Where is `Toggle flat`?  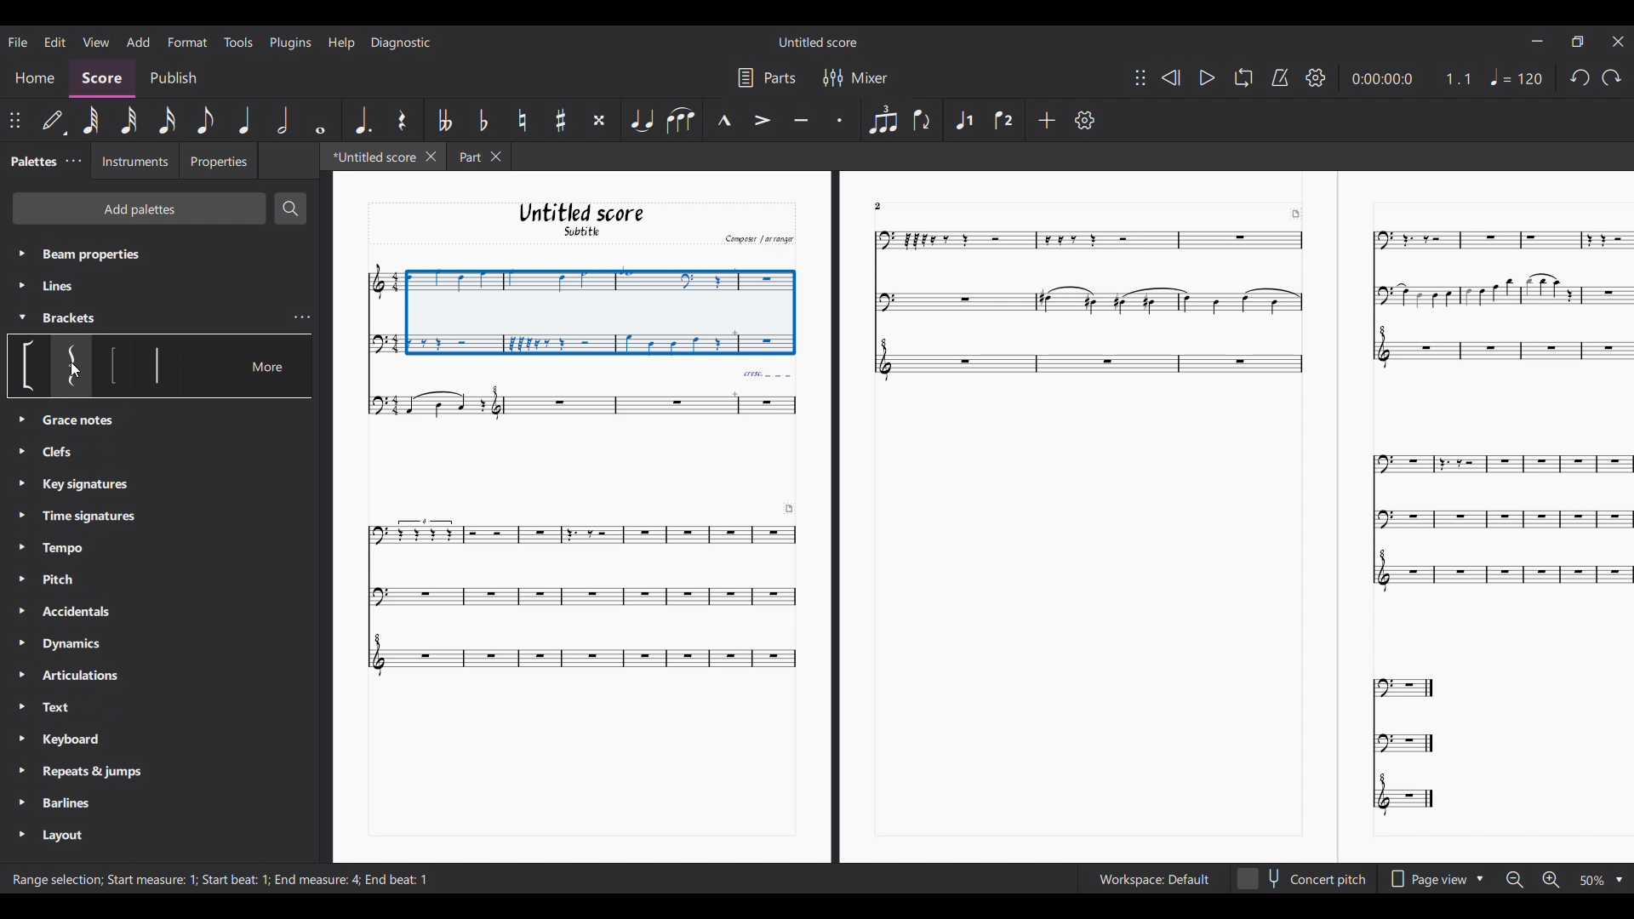
Toggle flat is located at coordinates (483, 120).